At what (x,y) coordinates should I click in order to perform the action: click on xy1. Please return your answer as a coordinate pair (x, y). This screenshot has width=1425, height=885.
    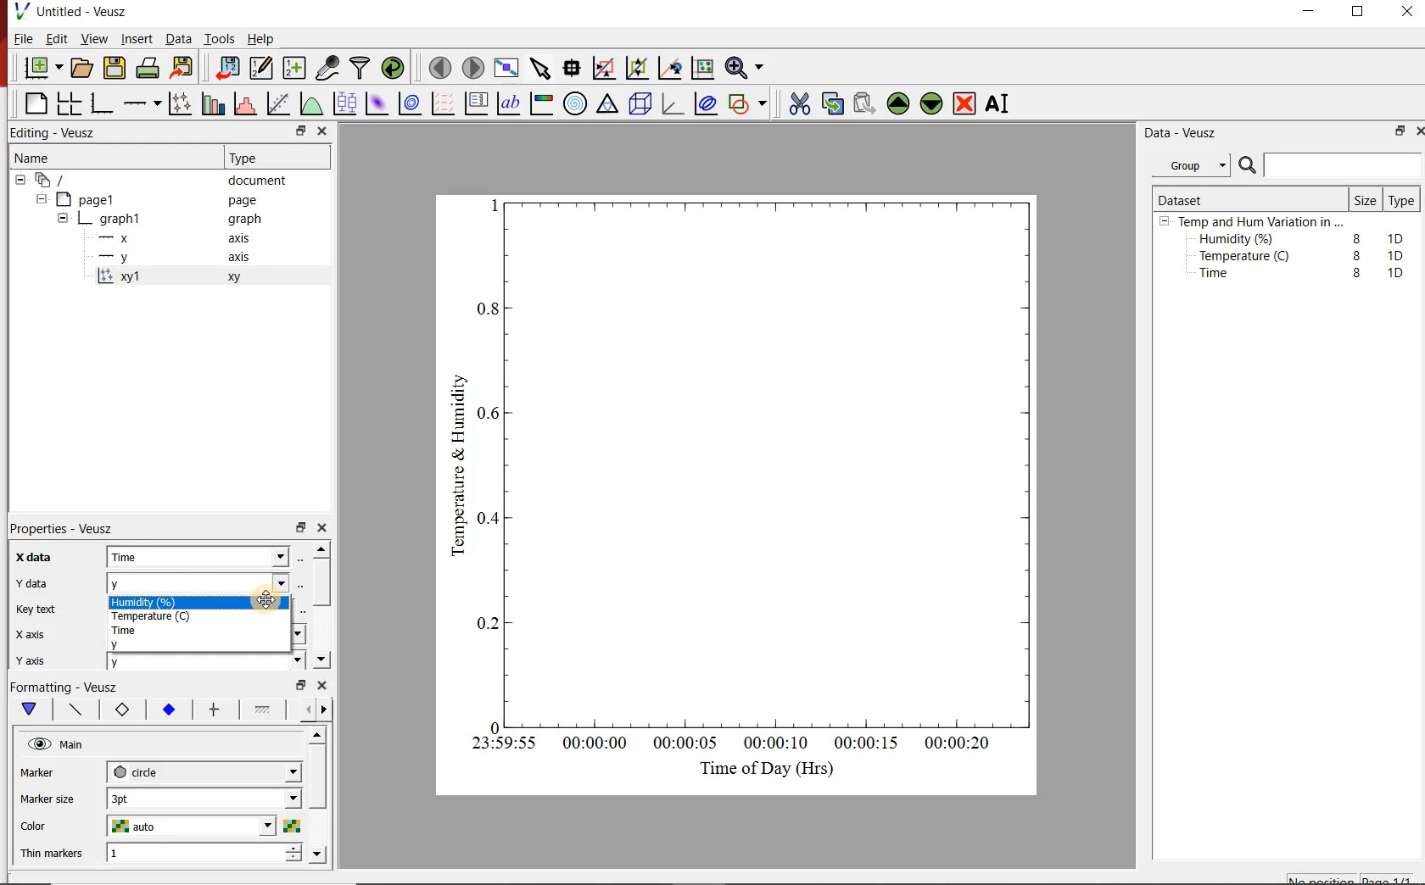
    Looking at the image, I should click on (129, 276).